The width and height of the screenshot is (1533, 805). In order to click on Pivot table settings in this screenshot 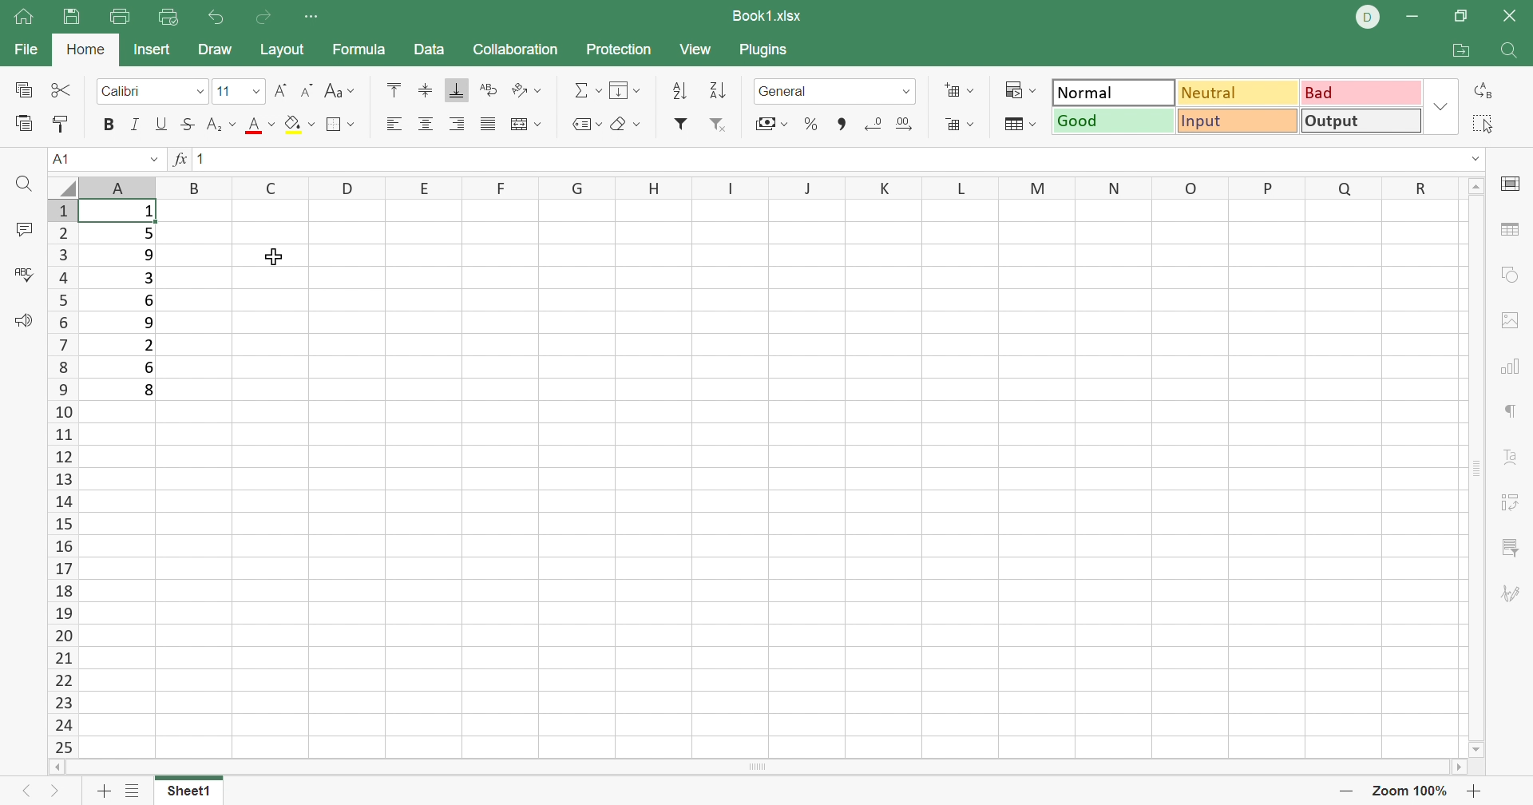, I will do `click(1513, 504)`.